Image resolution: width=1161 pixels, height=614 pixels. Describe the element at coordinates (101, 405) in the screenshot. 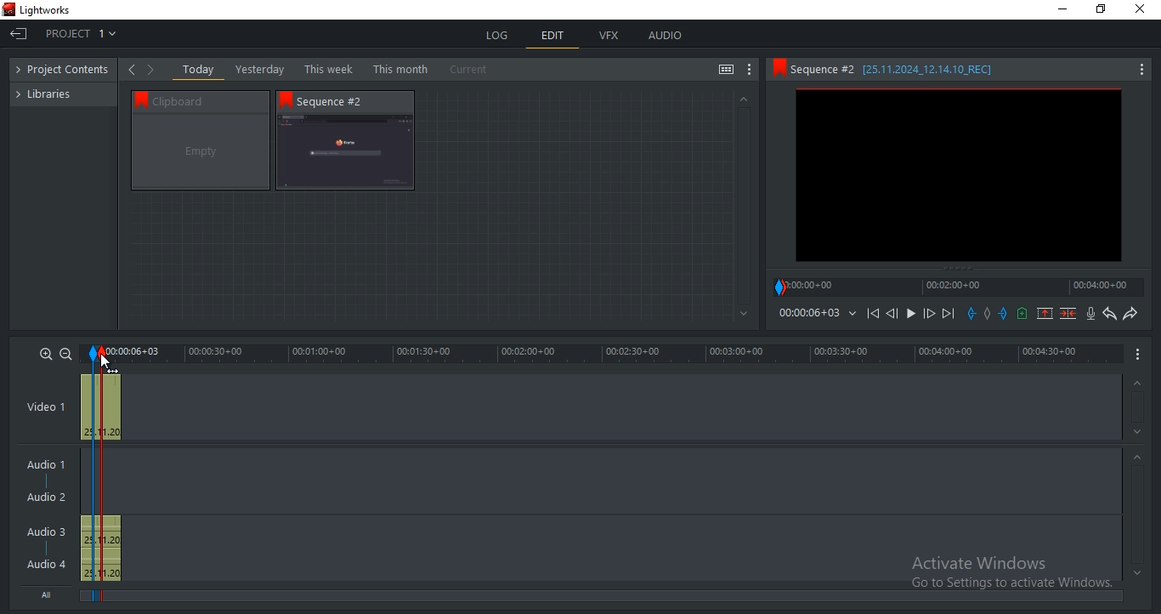

I see `video` at that location.